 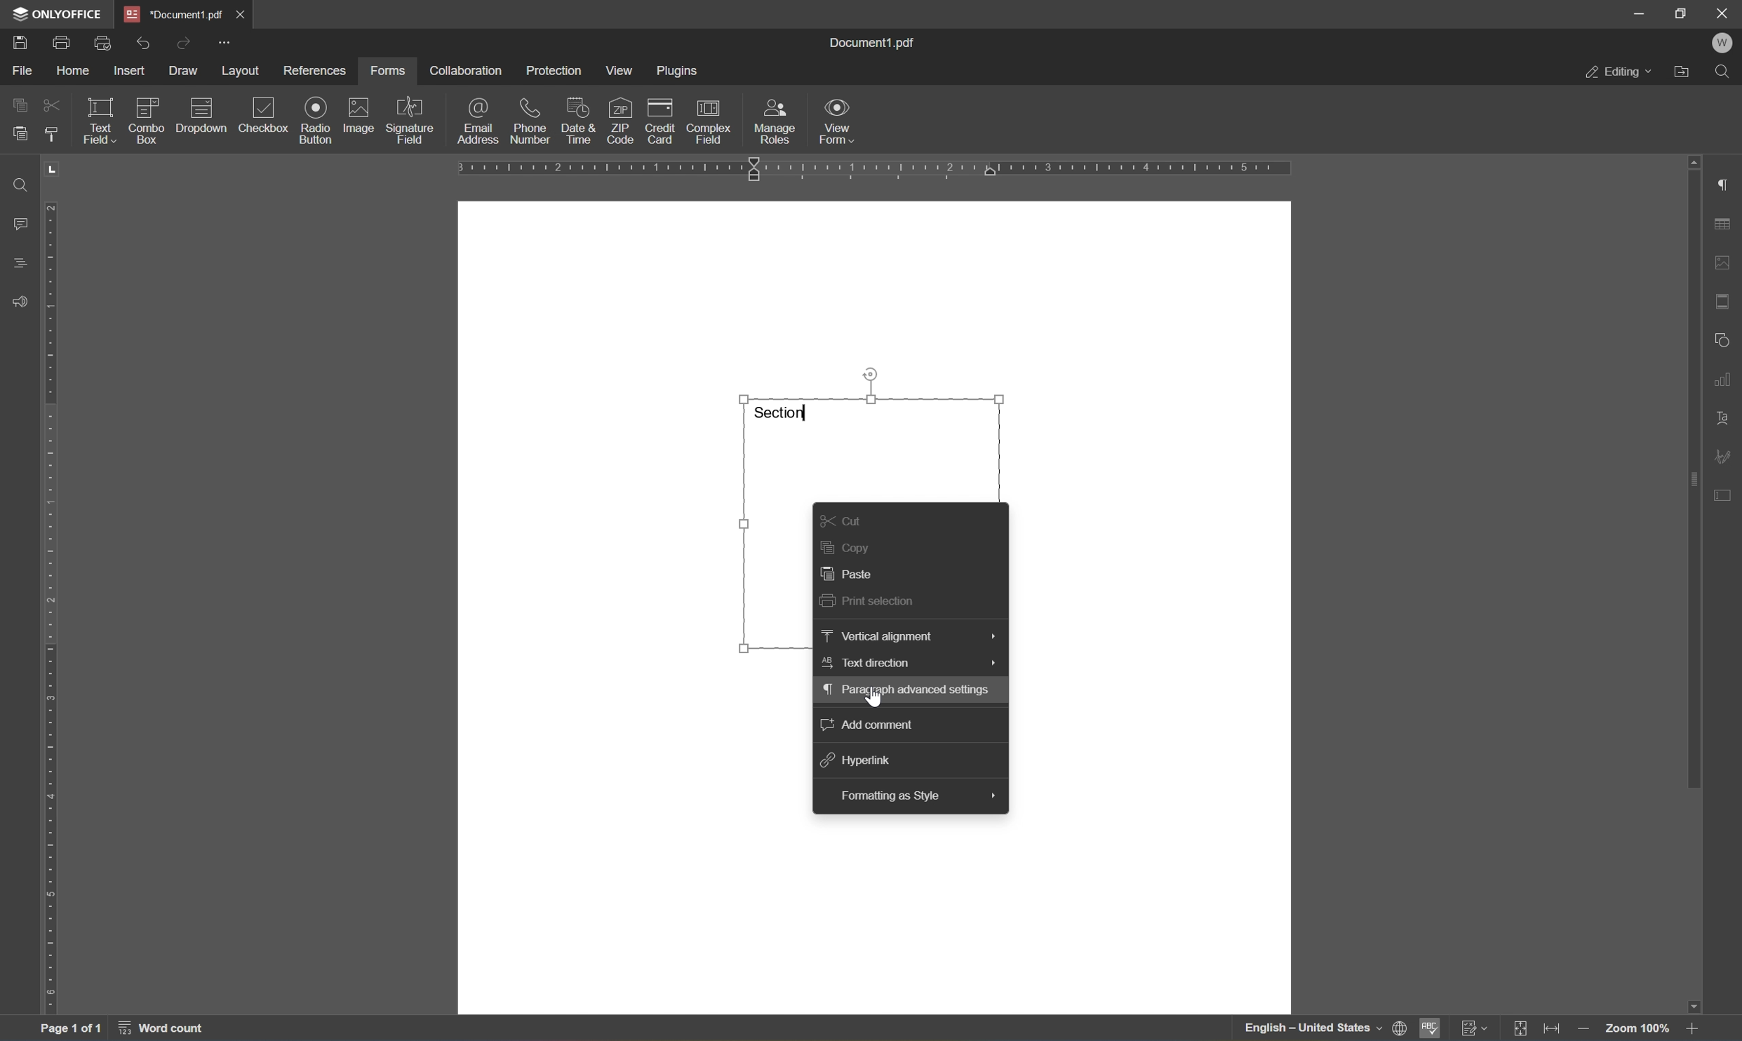 What do you see at coordinates (775, 121) in the screenshot?
I see `manage roles` at bounding box center [775, 121].